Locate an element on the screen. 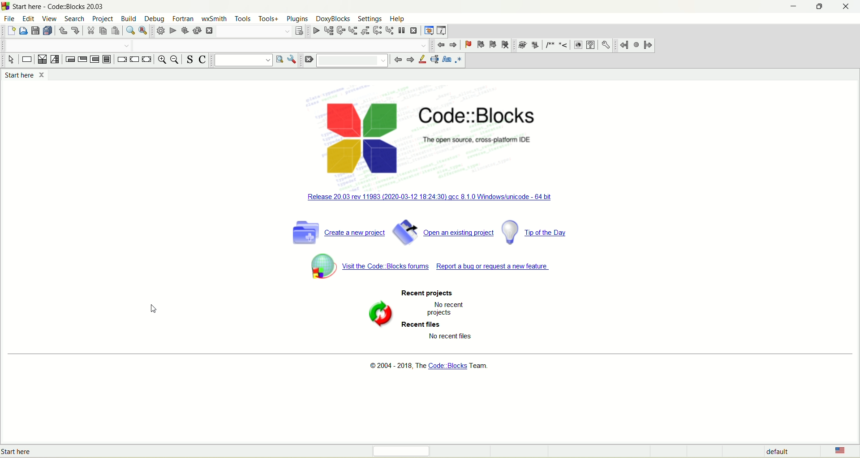 This screenshot has height=458, width=860. project is located at coordinates (103, 19).